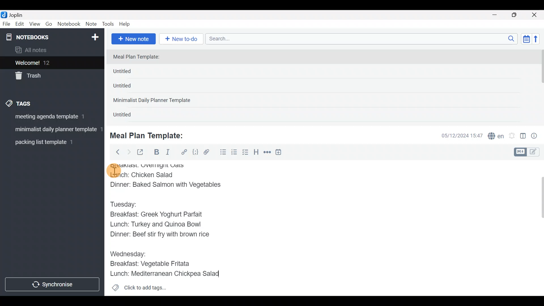 This screenshot has height=306, width=544. What do you see at coordinates (133, 38) in the screenshot?
I see `New note` at bounding box center [133, 38].